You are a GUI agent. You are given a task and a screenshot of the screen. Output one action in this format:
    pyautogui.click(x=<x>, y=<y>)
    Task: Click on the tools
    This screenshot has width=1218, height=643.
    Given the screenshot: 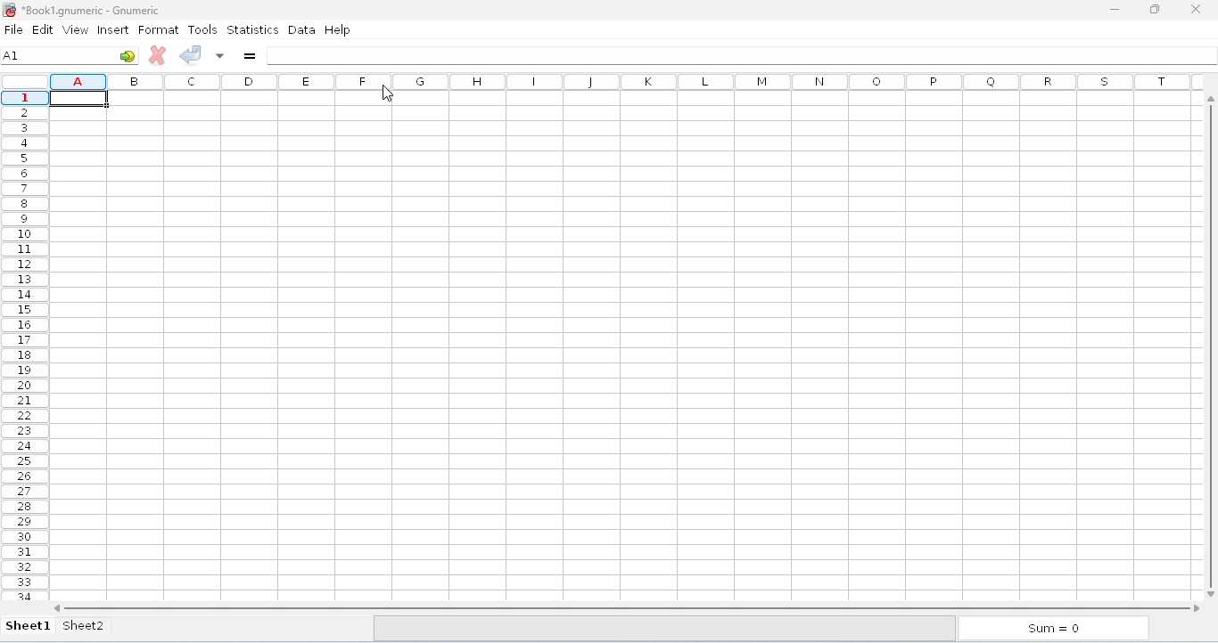 What is the action you would take?
    pyautogui.click(x=202, y=30)
    